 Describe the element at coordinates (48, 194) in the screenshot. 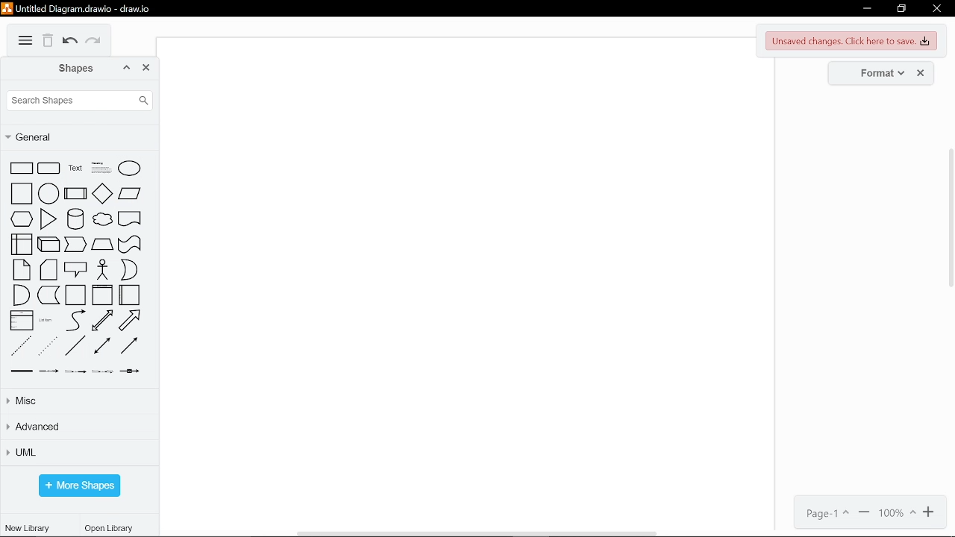

I see `circle` at that location.